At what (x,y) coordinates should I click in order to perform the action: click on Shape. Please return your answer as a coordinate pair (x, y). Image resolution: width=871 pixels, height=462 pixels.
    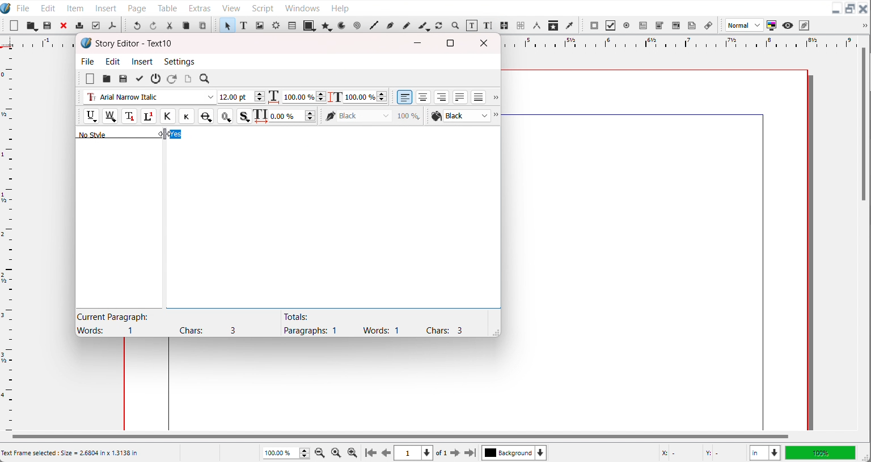
    Looking at the image, I should click on (310, 25).